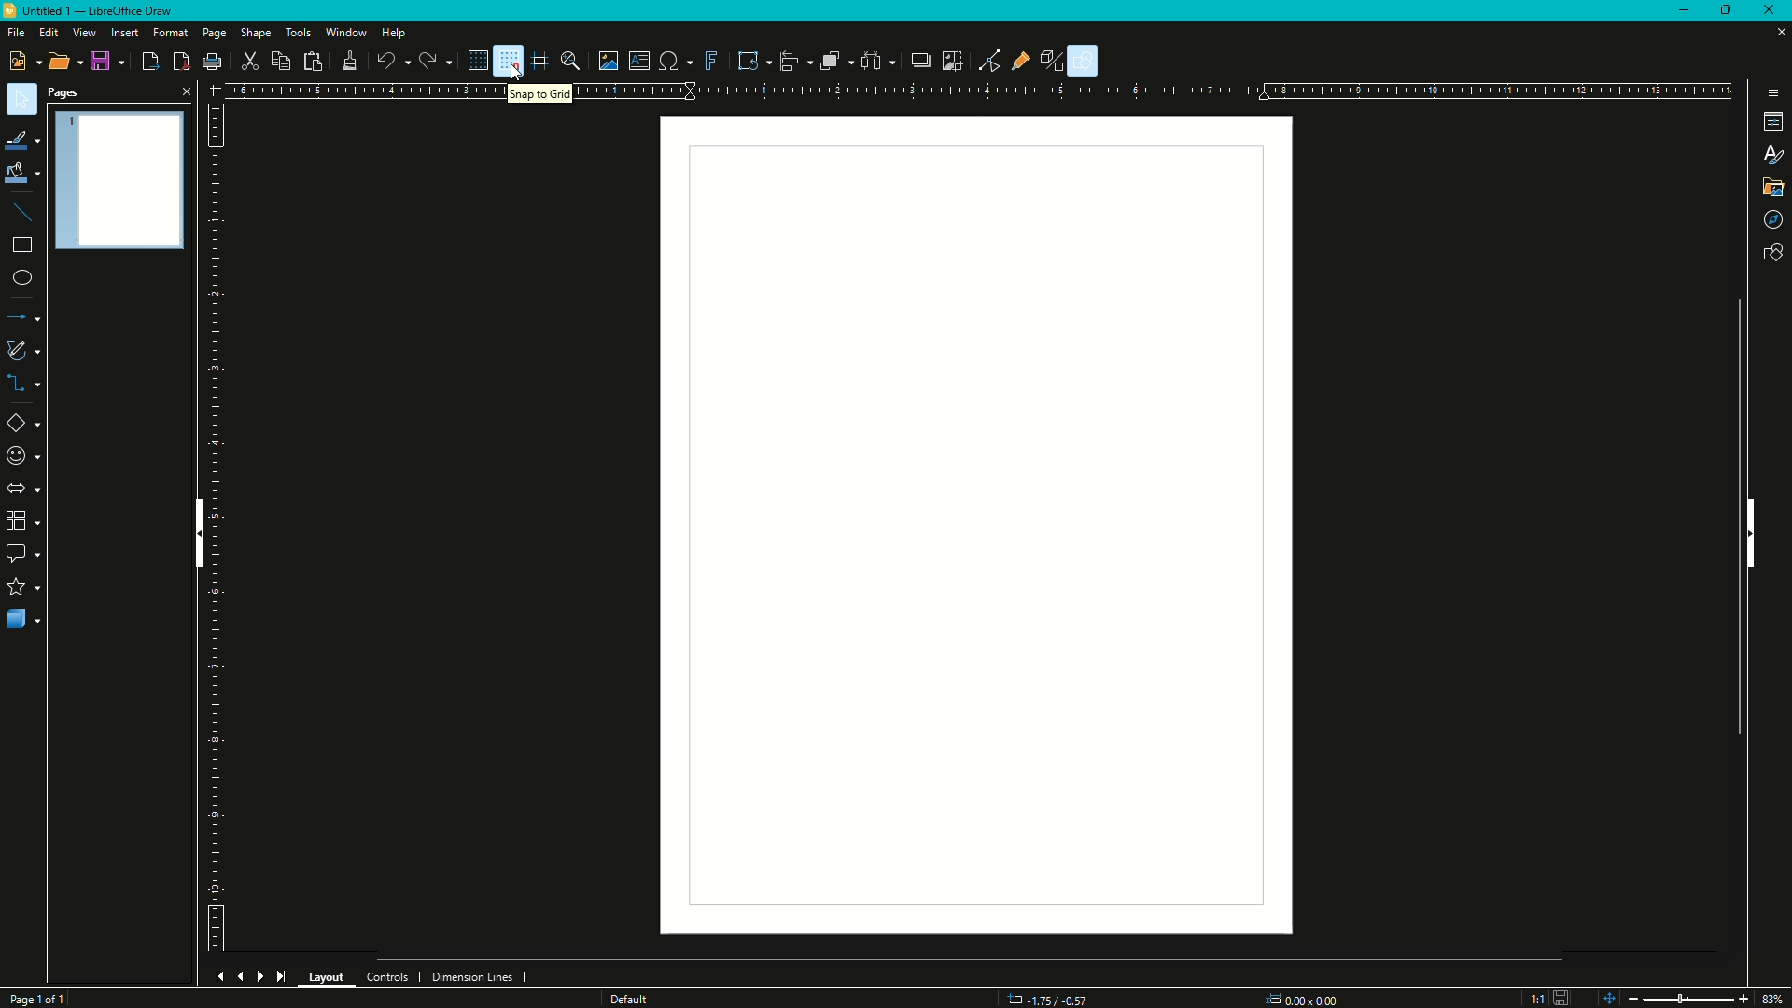 The width and height of the screenshot is (1792, 1008). I want to click on Cut, so click(255, 60).